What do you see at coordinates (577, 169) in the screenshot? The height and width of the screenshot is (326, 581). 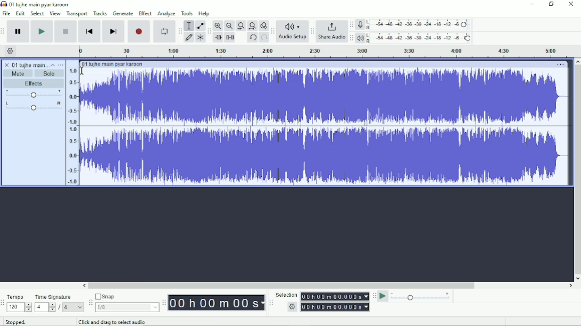 I see `Vertical scrollbar` at bounding box center [577, 169].